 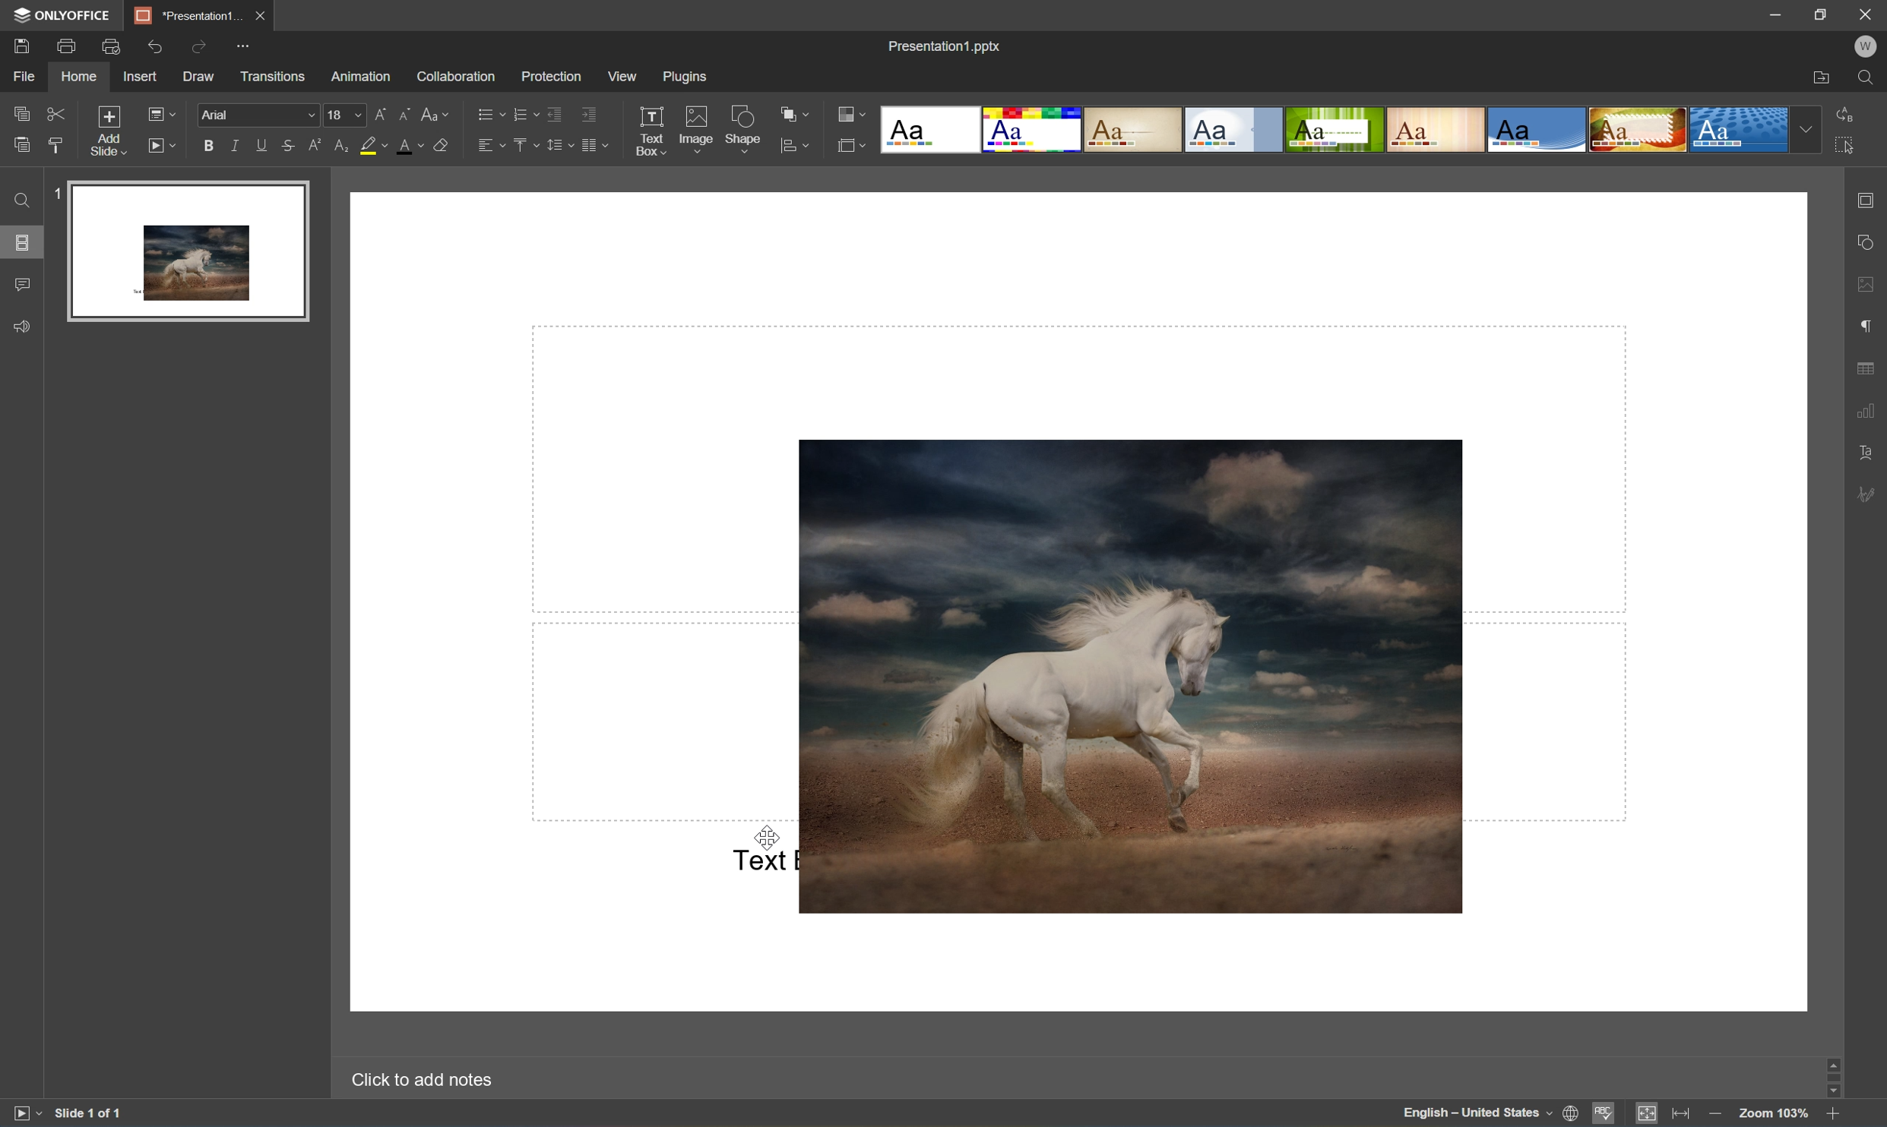 What do you see at coordinates (141, 77) in the screenshot?
I see `Insert` at bounding box center [141, 77].